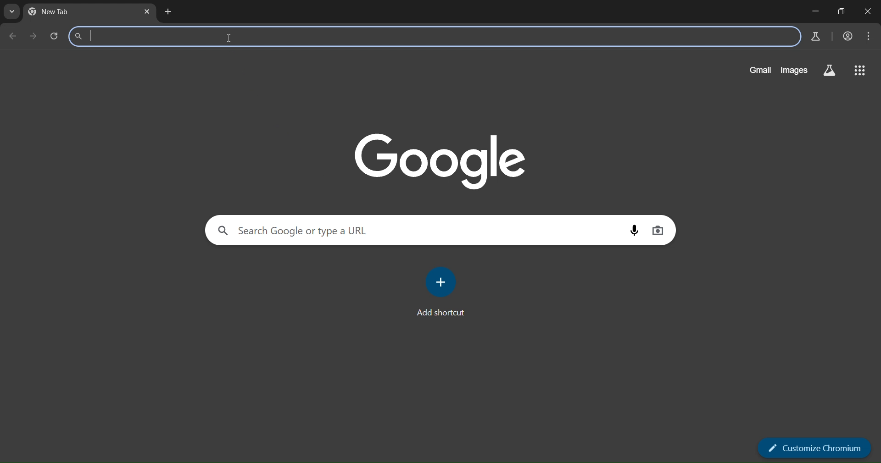 The height and width of the screenshot is (463, 881). Describe the element at coordinates (859, 71) in the screenshot. I see `google apps` at that location.